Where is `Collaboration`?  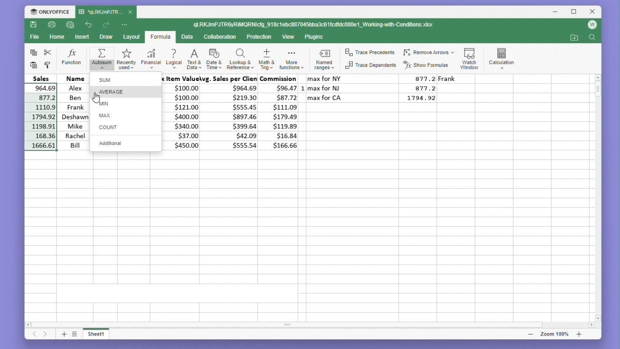
Collaboration is located at coordinates (219, 37).